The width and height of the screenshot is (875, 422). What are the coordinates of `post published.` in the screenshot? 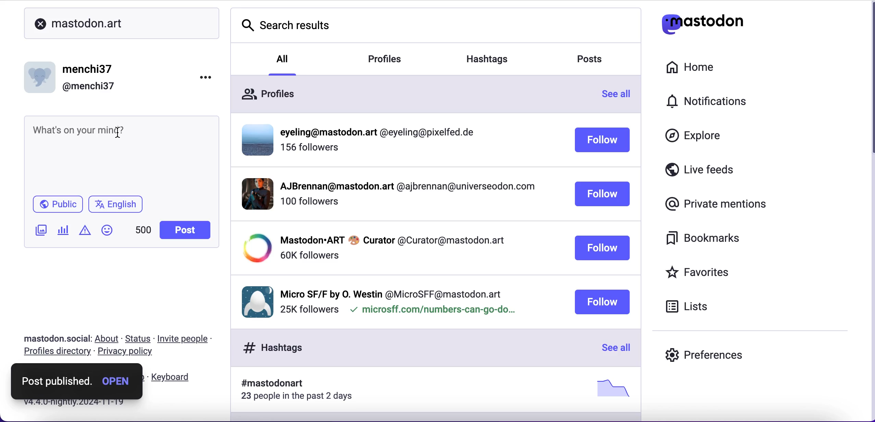 It's located at (55, 381).